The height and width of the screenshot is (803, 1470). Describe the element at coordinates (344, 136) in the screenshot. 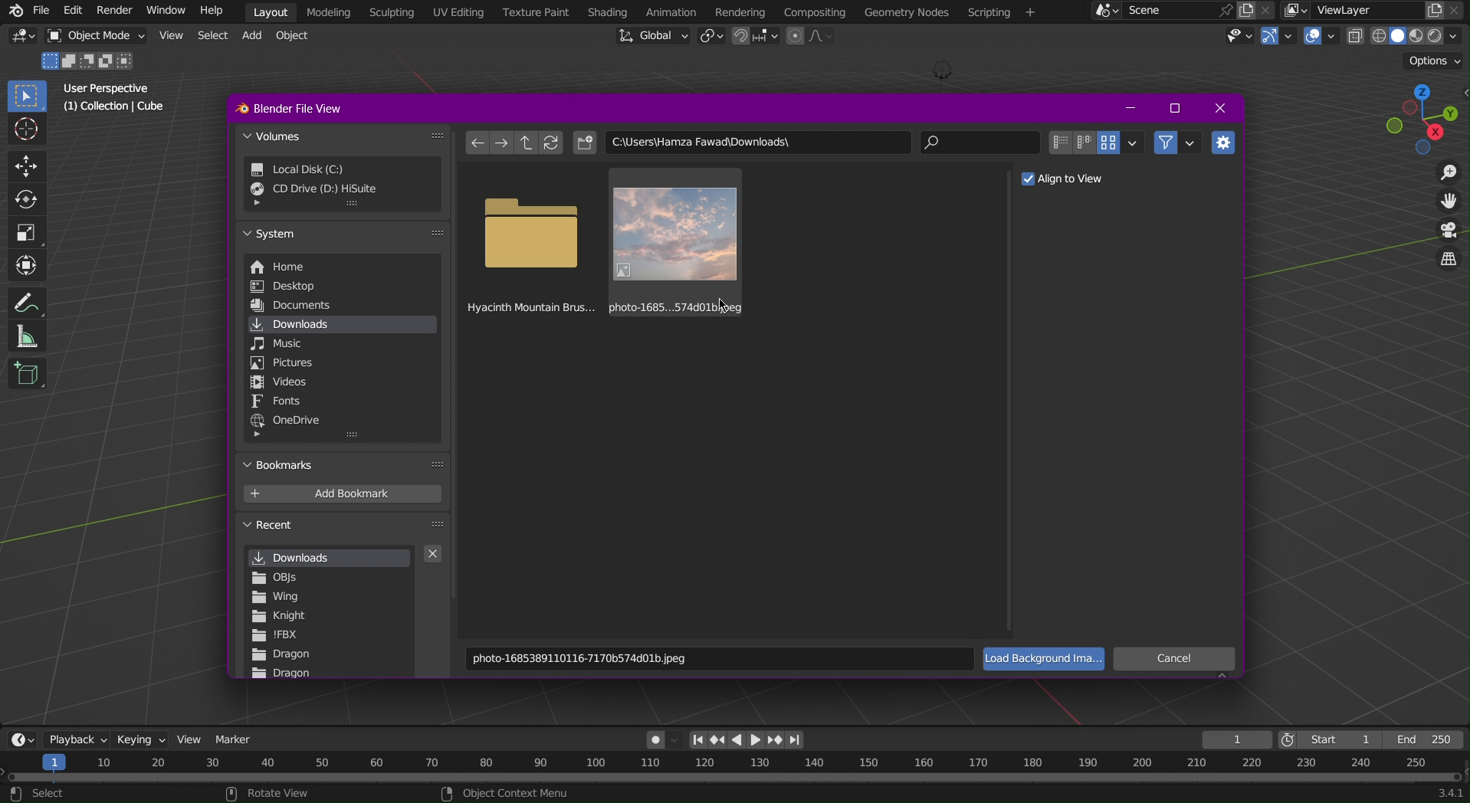

I see `Volumes` at that location.